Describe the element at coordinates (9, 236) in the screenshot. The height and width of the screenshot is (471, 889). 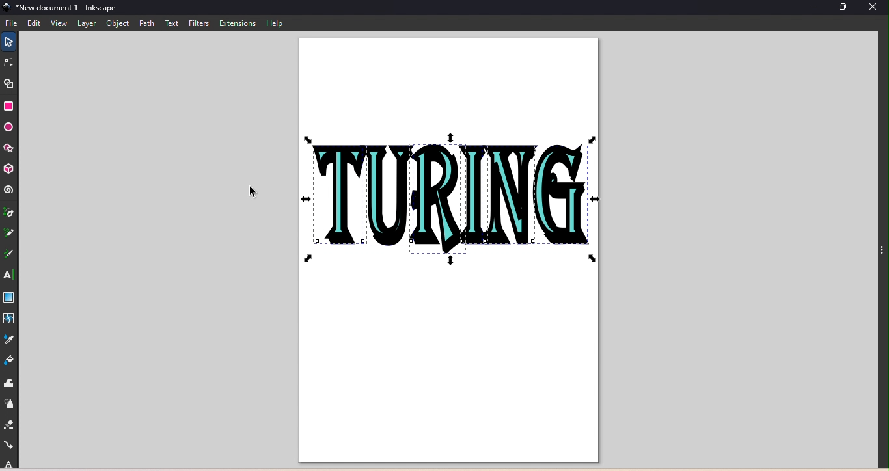
I see `Pencil tool` at that location.